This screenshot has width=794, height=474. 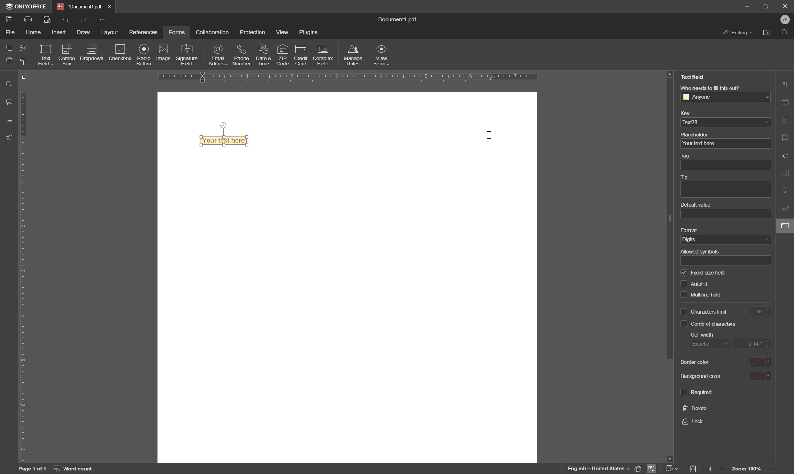 I want to click on view form, so click(x=382, y=56).